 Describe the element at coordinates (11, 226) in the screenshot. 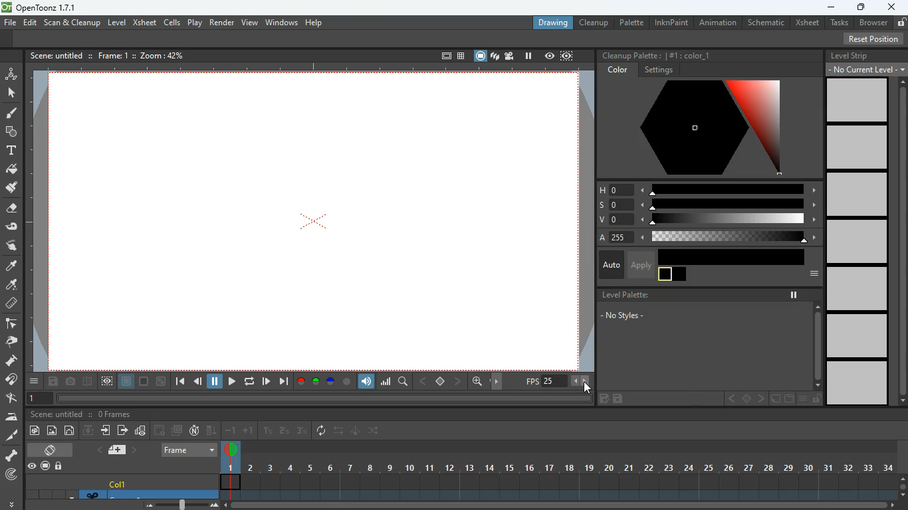

I see `tape` at that location.